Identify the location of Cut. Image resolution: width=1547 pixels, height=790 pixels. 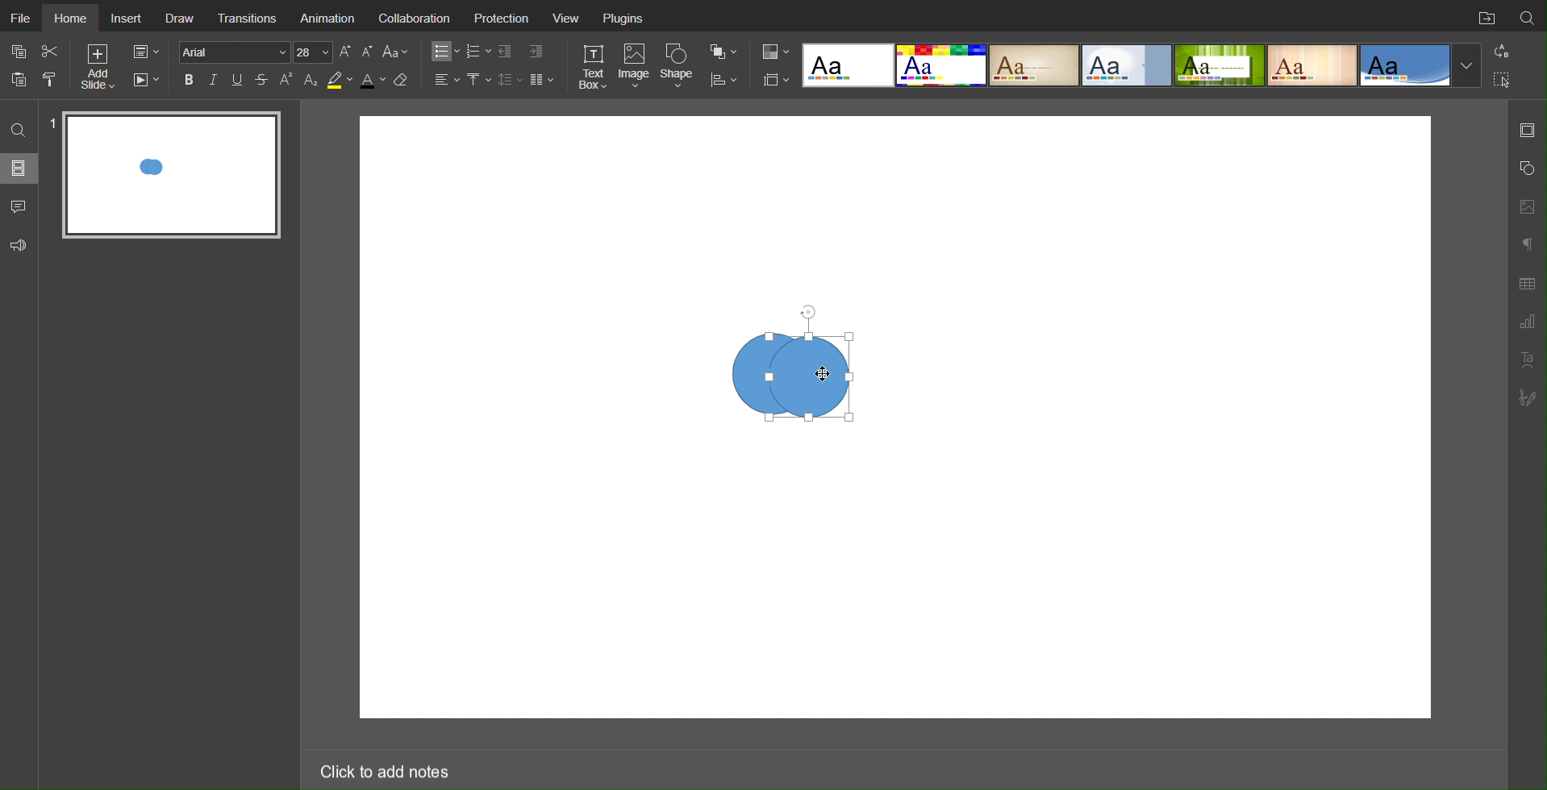
(52, 51).